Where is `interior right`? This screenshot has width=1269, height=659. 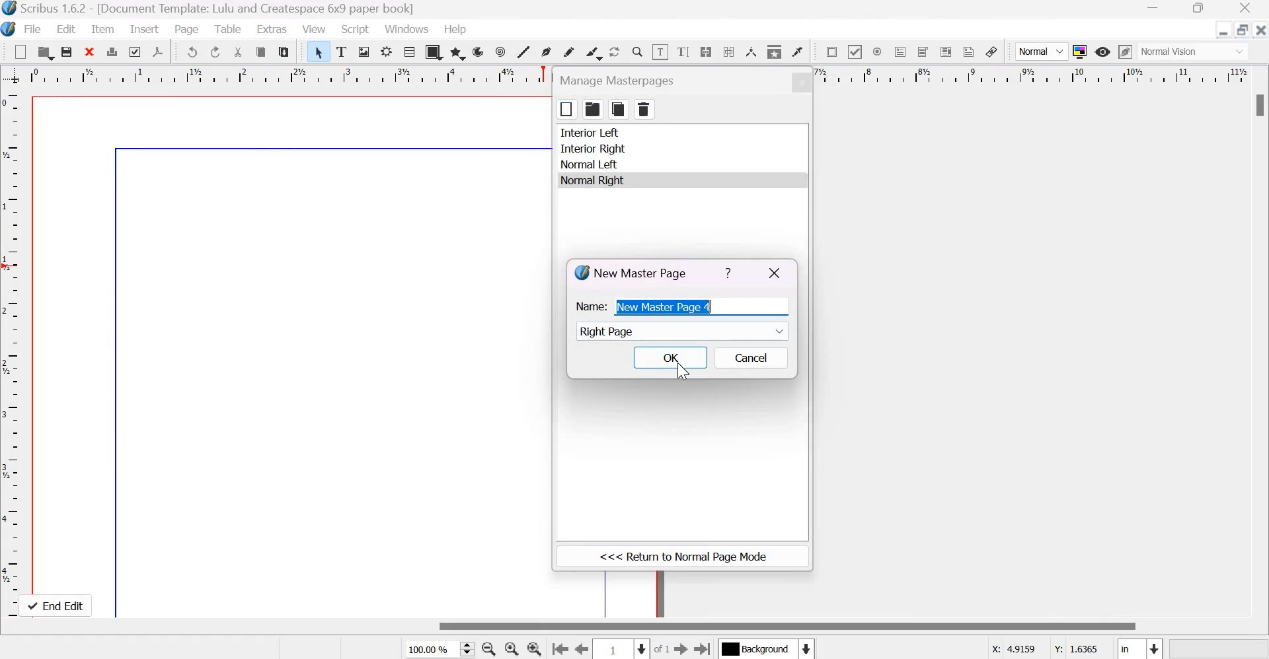 interior right is located at coordinates (594, 149).